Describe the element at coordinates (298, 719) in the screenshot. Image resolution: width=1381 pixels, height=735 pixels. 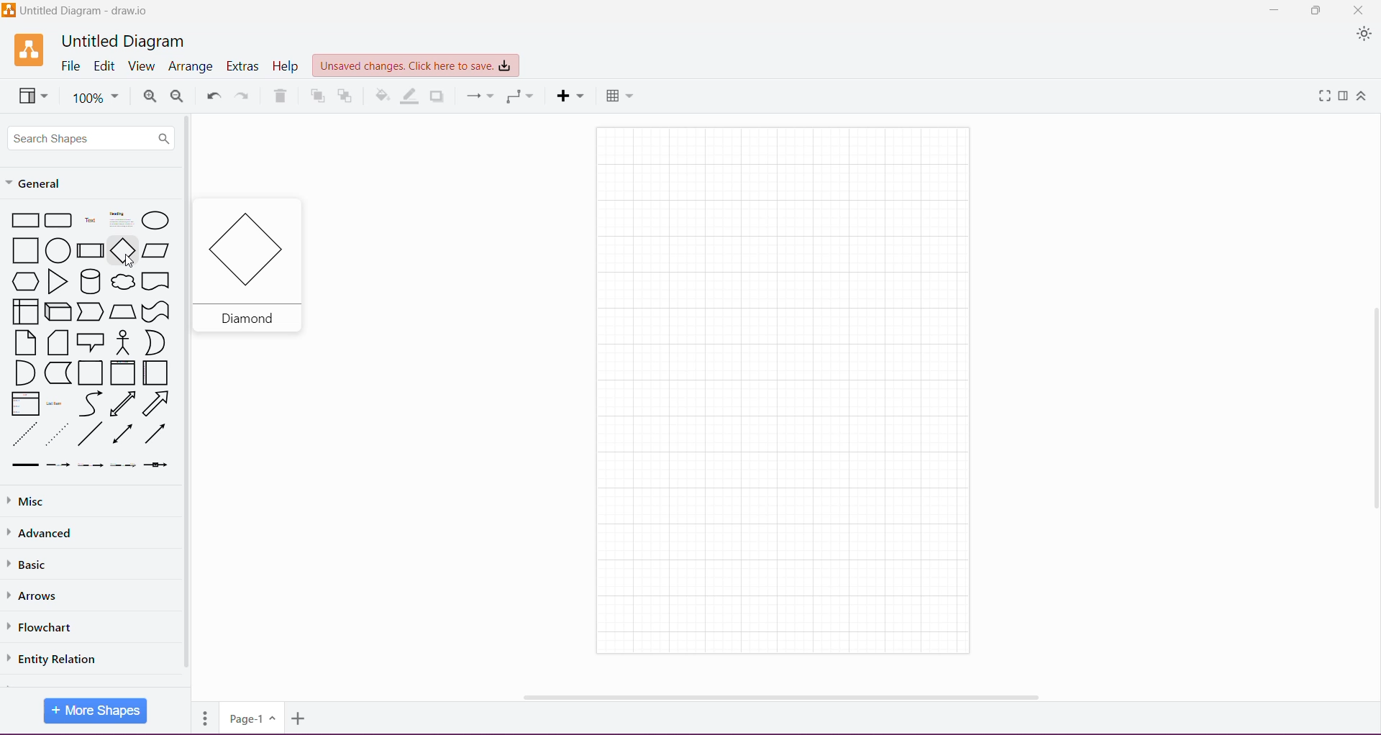
I see `Insert Page` at that location.